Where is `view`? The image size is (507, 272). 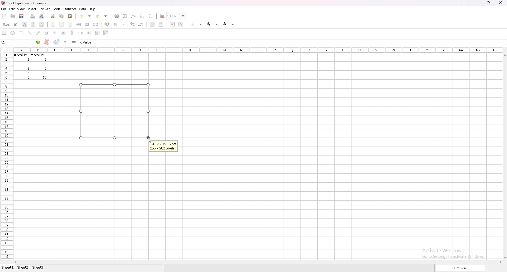
view is located at coordinates (21, 9).